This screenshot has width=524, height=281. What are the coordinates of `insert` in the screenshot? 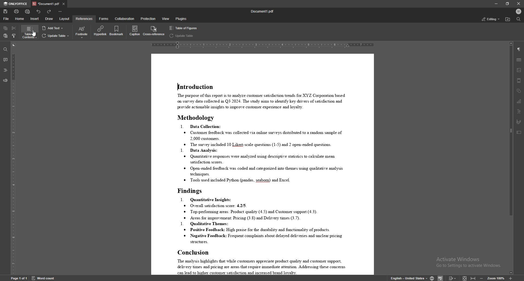 It's located at (35, 19).